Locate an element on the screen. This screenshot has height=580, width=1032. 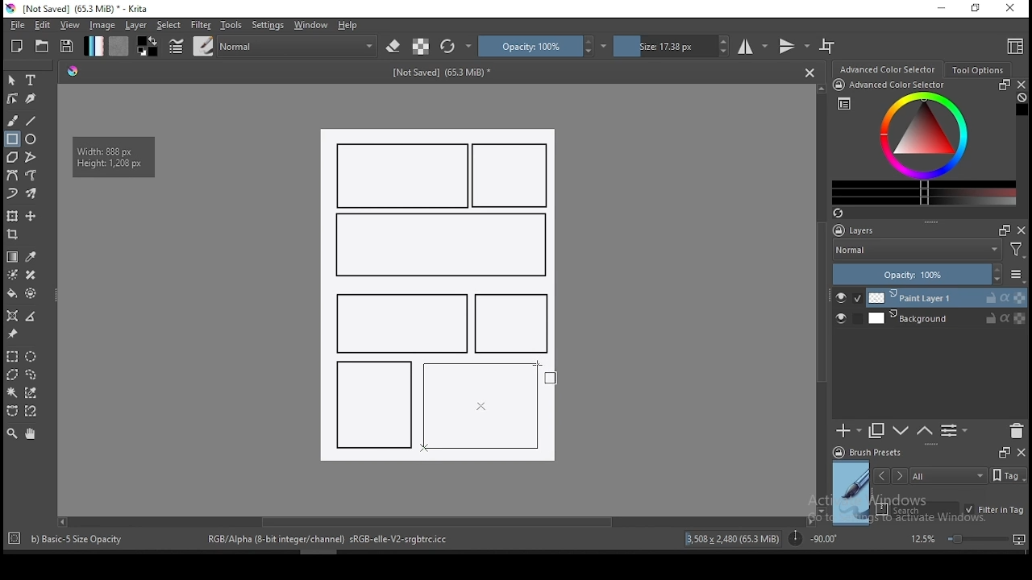
set eraser mode is located at coordinates (395, 47).